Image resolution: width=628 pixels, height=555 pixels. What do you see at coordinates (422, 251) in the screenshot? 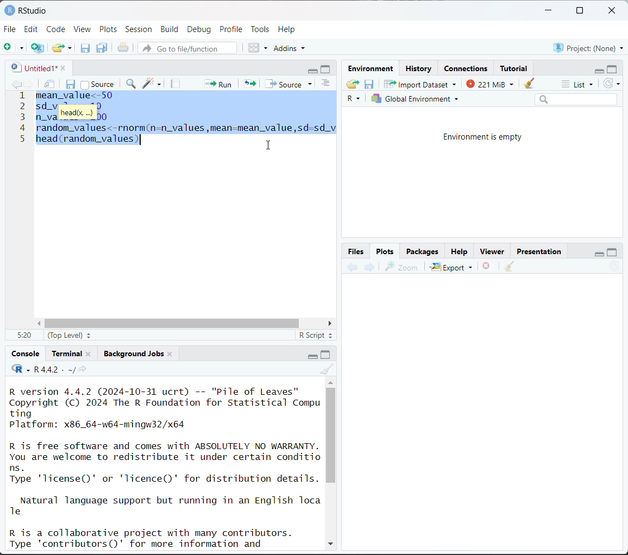
I see `Packages` at bounding box center [422, 251].